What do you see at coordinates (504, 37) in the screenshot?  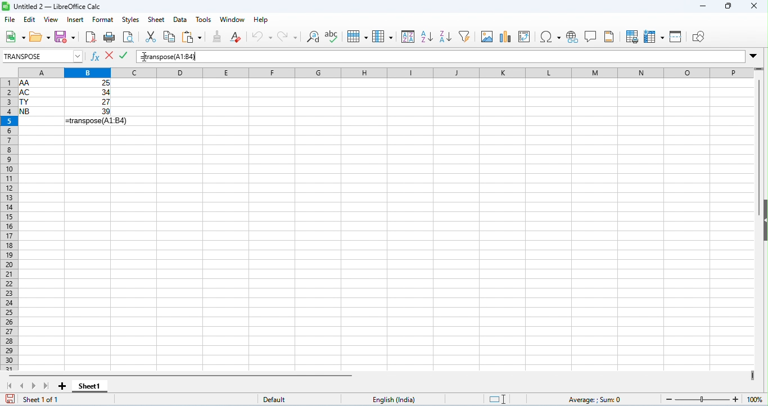 I see `insert chart` at bounding box center [504, 37].